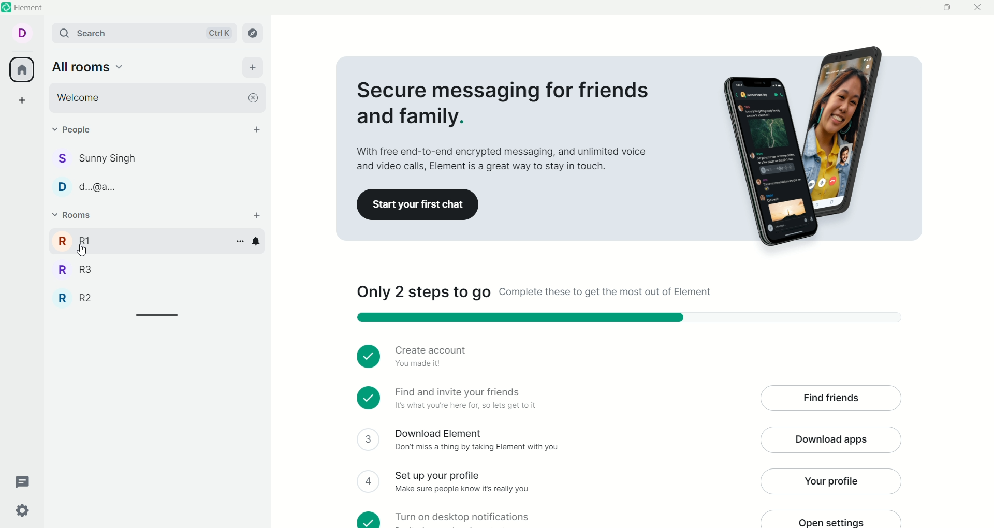  I want to click on Indicates step 5: Turn on desktop notifications, so click(463, 519).